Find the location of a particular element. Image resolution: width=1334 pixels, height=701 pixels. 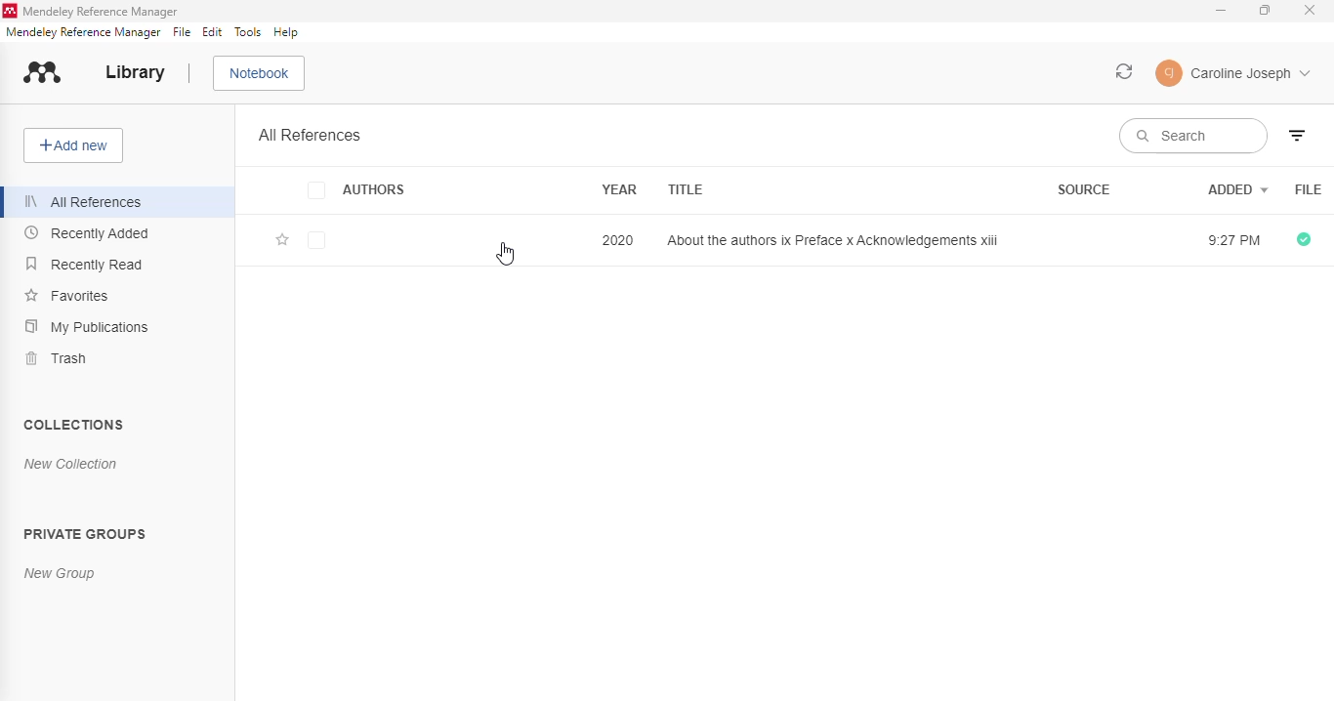

sync is located at coordinates (1125, 71).